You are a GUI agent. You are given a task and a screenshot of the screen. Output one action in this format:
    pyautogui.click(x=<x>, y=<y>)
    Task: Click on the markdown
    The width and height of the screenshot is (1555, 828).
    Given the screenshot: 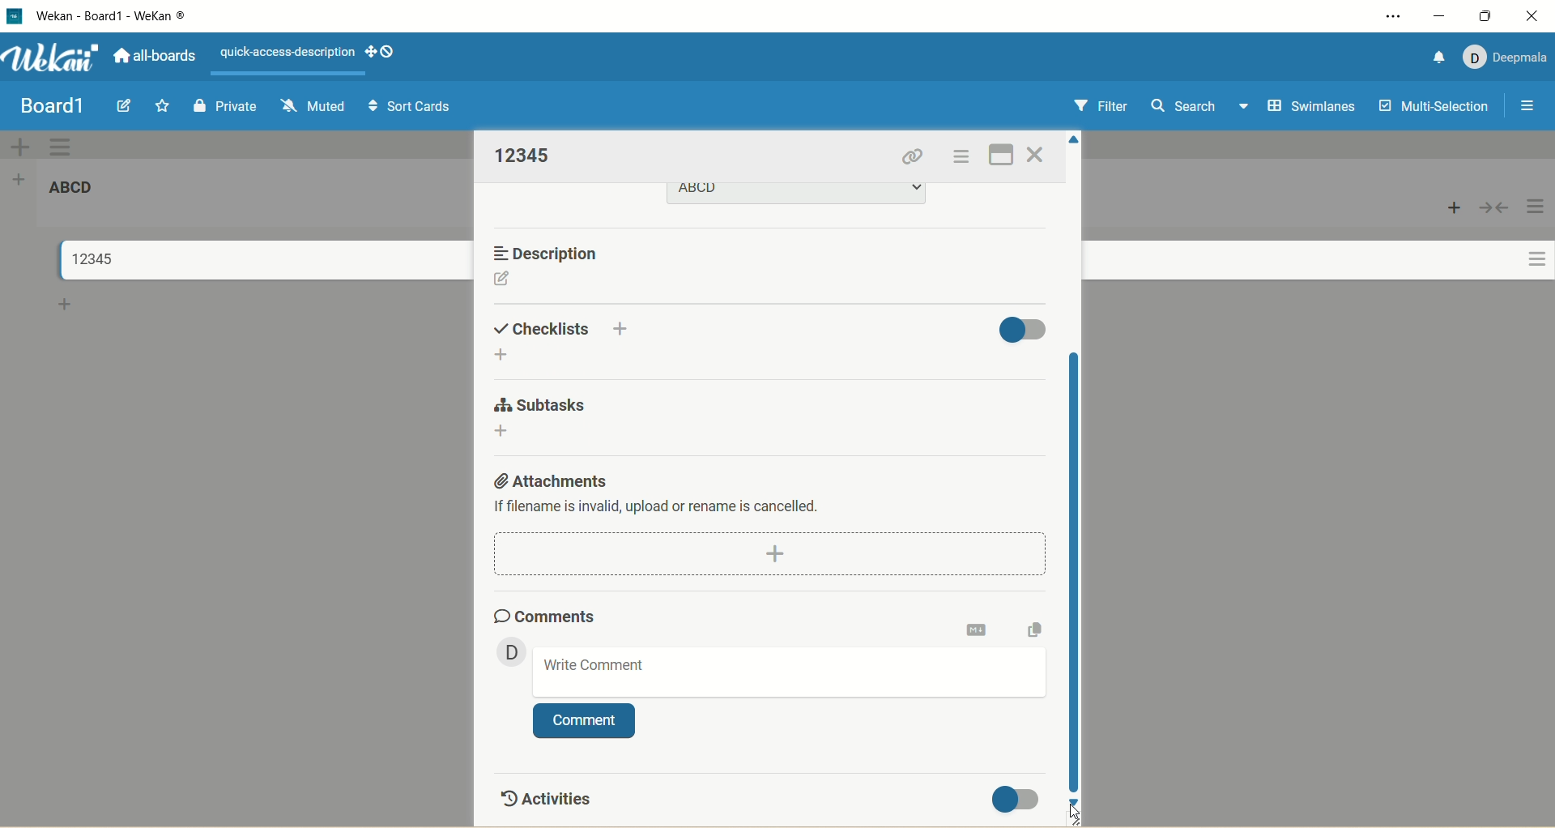 What is the action you would take?
    pyautogui.click(x=978, y=627)
    